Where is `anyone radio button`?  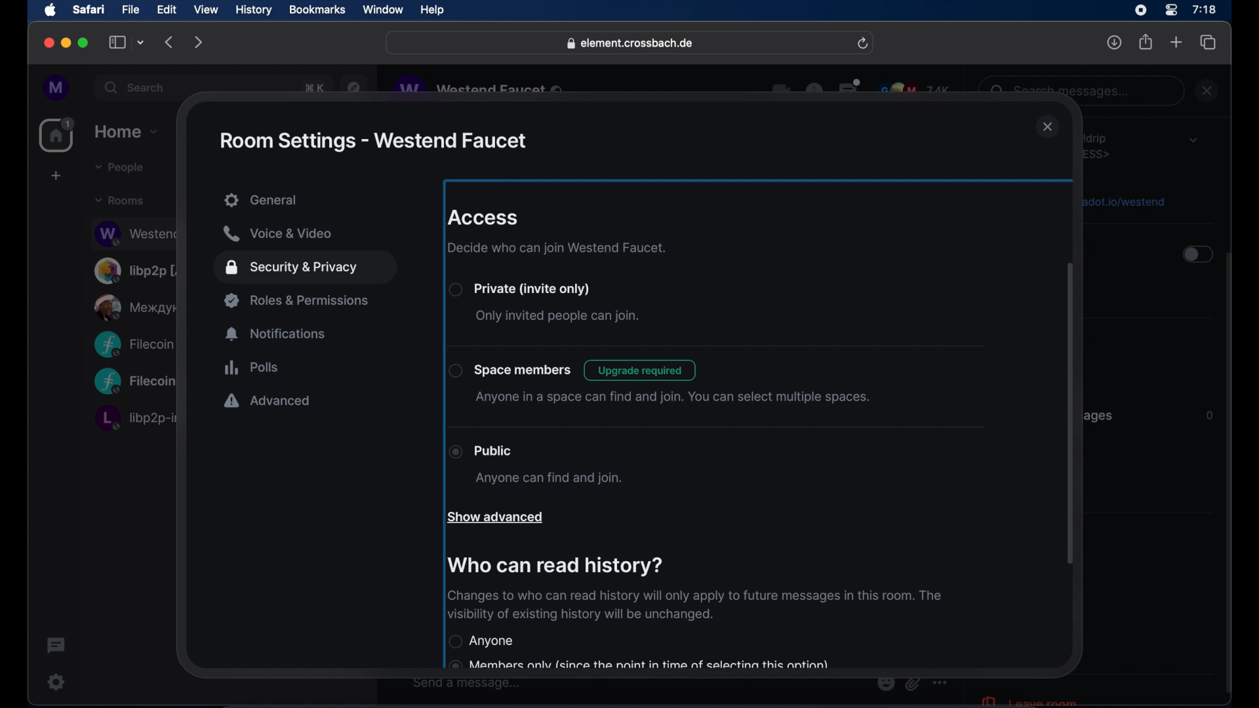 anyone radio button is located at coordinates (480, 642).